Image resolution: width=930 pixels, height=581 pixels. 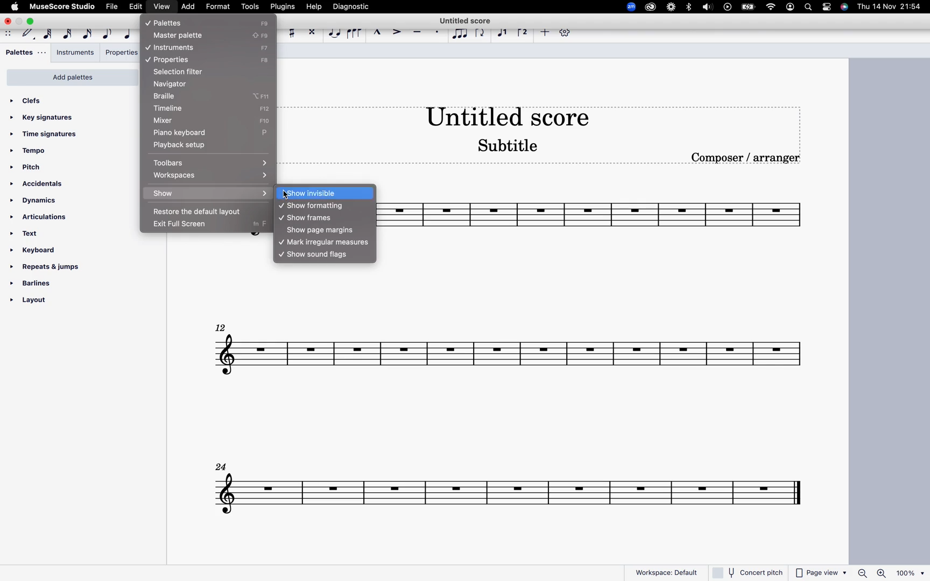 What do you see at coordinates (266, 134) in the screenshot?
I see `P` at bounding box center [266, 134].